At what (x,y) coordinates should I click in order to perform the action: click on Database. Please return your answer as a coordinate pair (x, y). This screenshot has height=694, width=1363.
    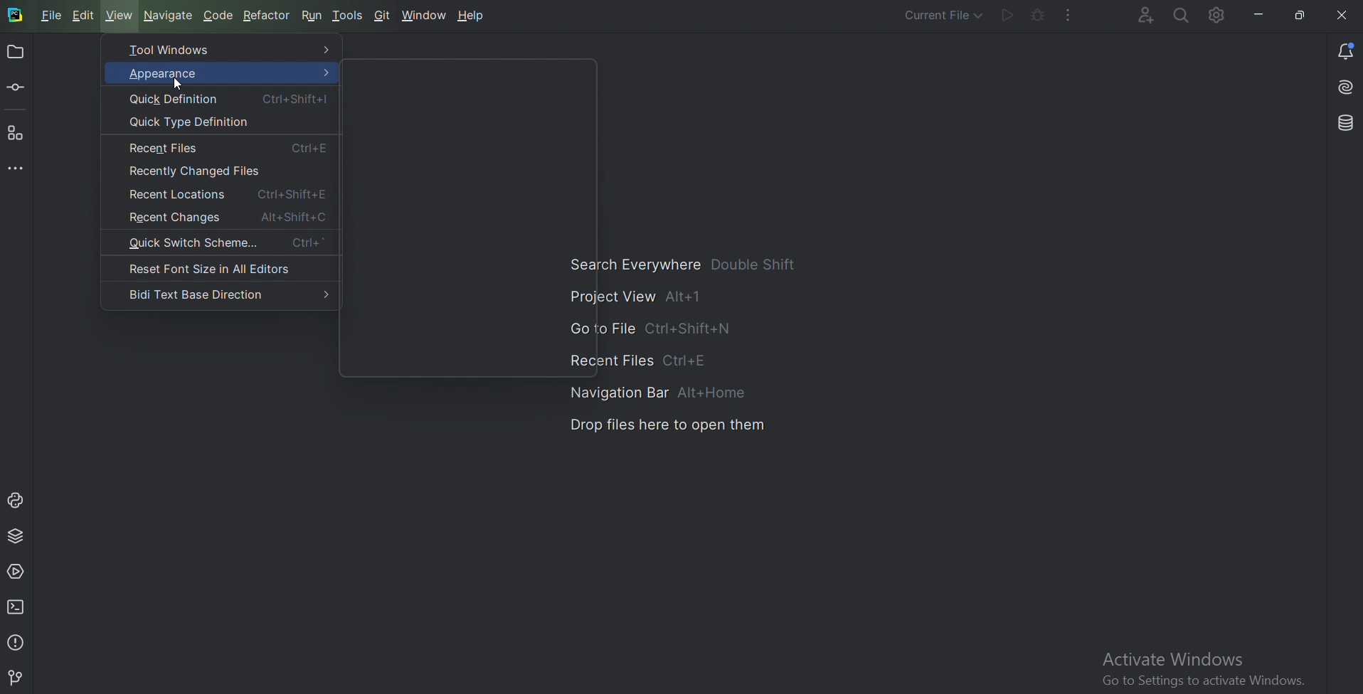
    Looking at the image, I should click on (1344, 124).